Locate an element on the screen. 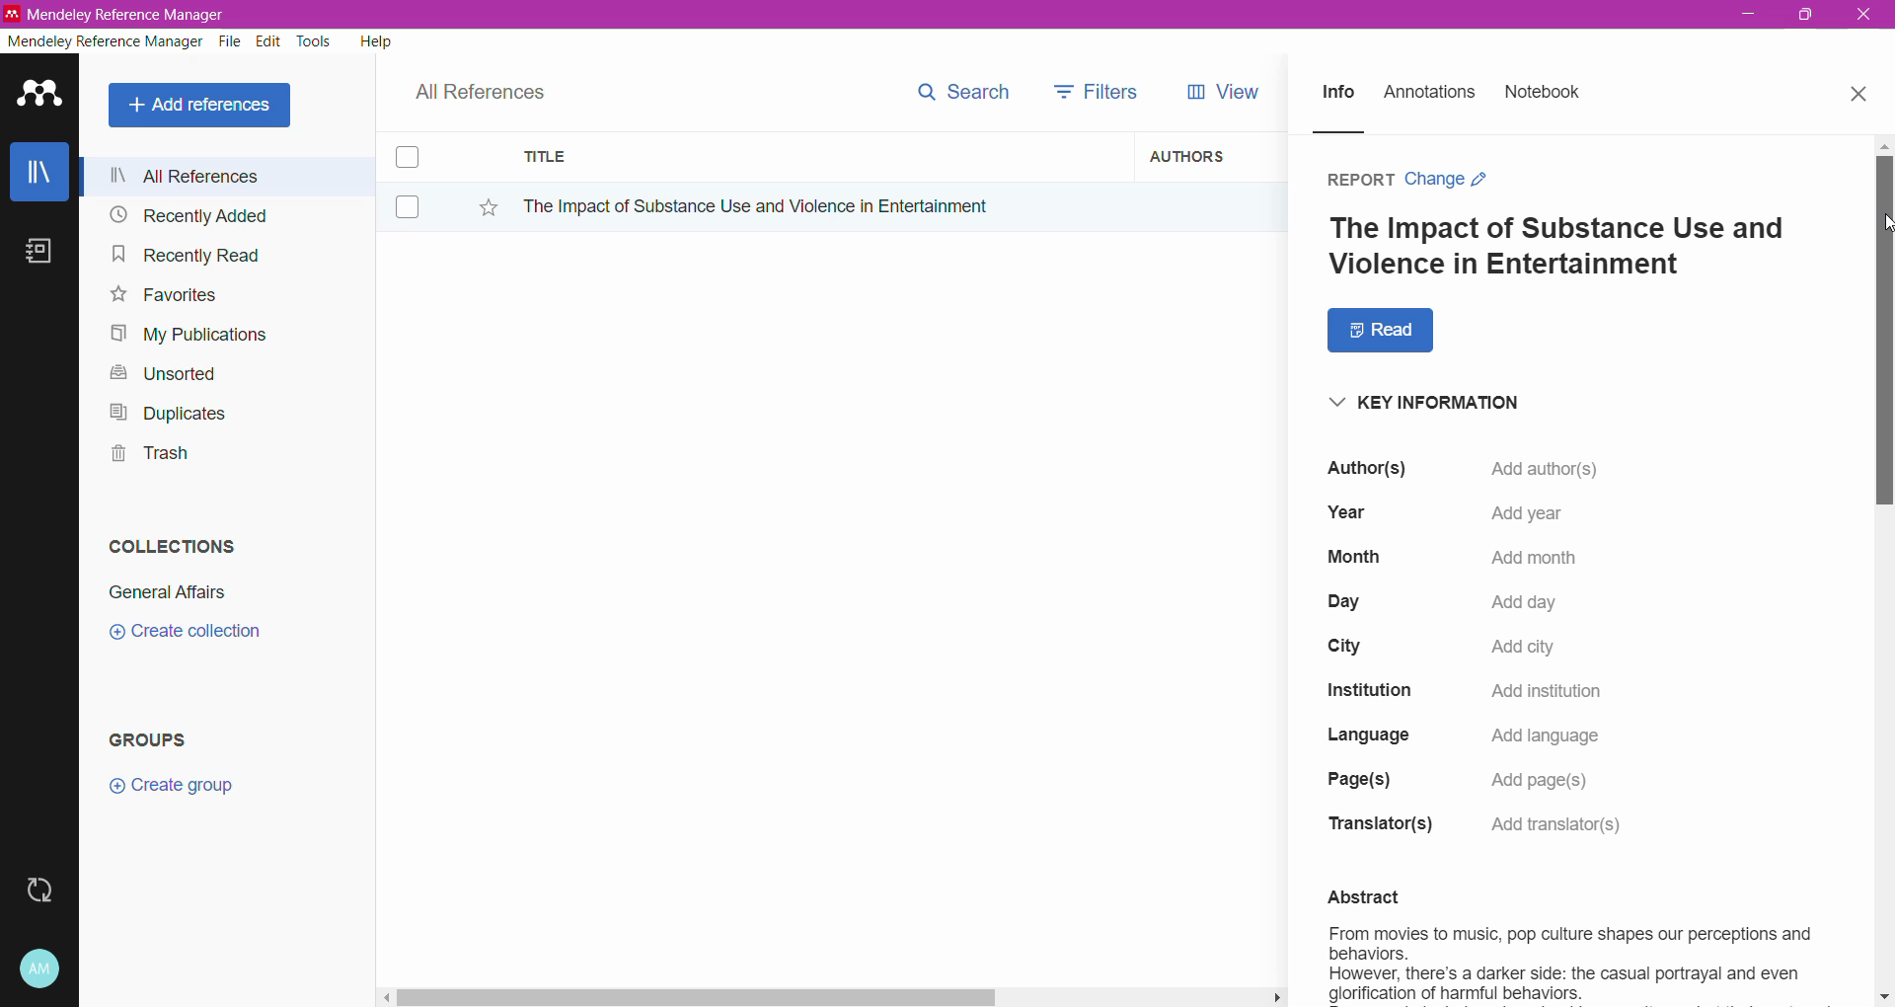 The width and height of the screenshot is (1895, 1007). author name is located at coordinates (1482, 466).